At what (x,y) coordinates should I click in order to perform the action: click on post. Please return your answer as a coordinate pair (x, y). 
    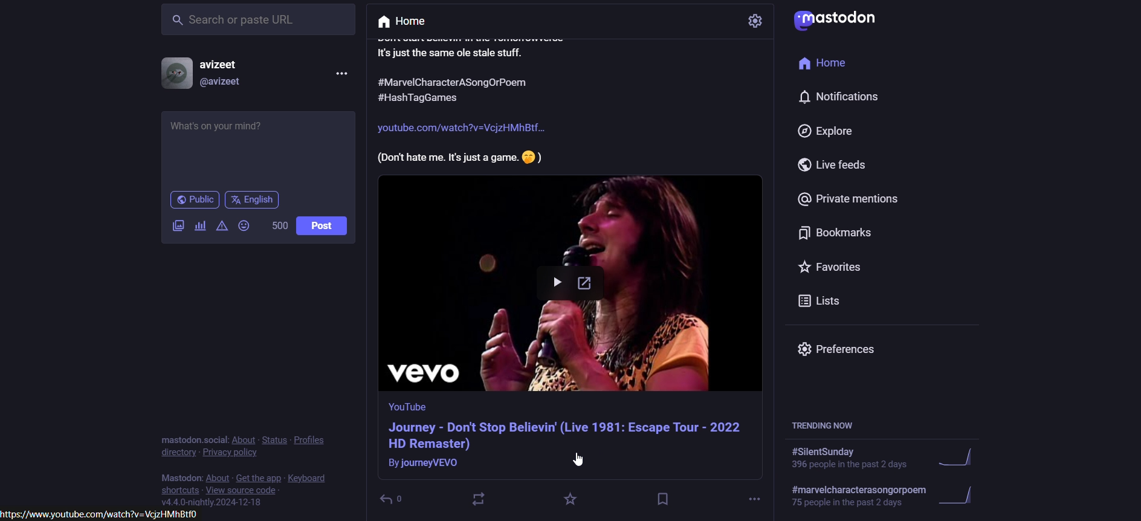
    Looking at the image, I should click on (325, 227).